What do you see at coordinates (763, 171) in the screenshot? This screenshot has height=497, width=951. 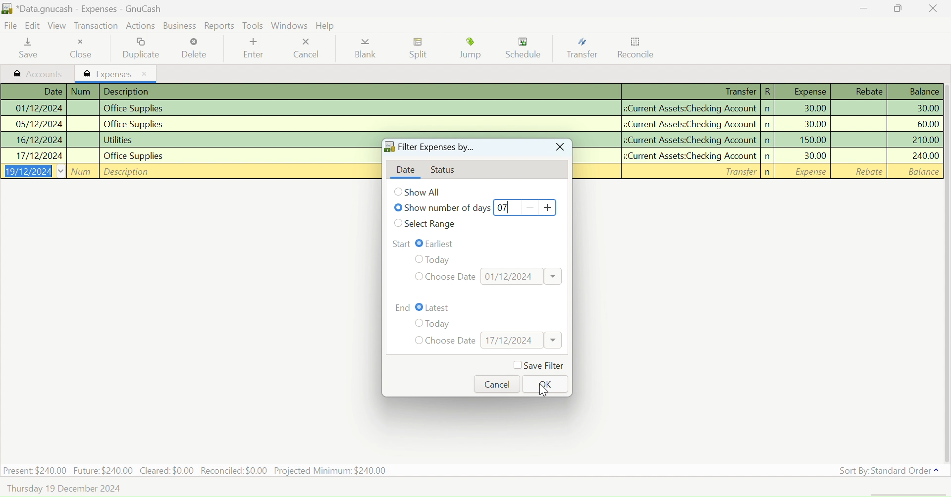 I see `New Entry Field` at bounding box center [763, 171].